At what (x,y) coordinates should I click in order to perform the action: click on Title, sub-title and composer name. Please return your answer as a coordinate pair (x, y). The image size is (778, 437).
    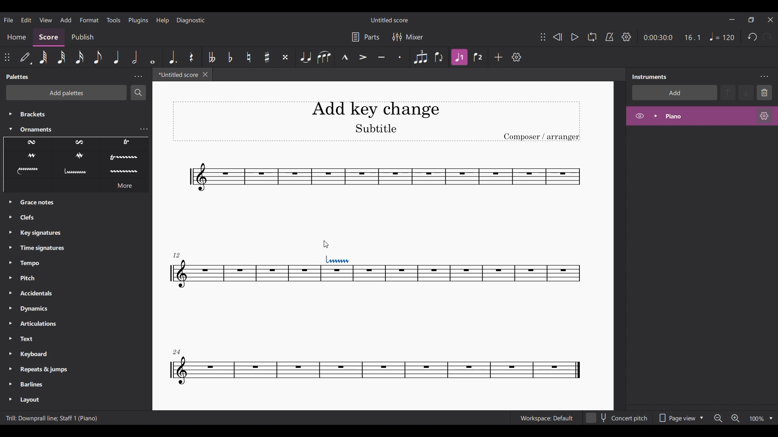
    Looking at the image, I should click on (376, 121).